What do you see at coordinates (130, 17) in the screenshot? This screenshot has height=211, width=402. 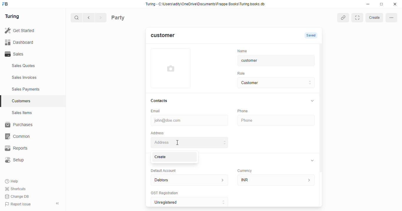 I see `Party` at bounding box center [130, 17].